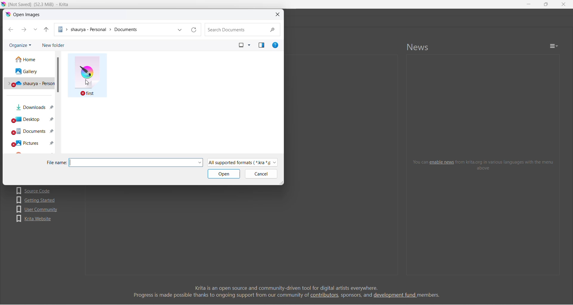 This screenshot has height=305, width=573. I want to click on GETTING STARTED, so click(37, 200).